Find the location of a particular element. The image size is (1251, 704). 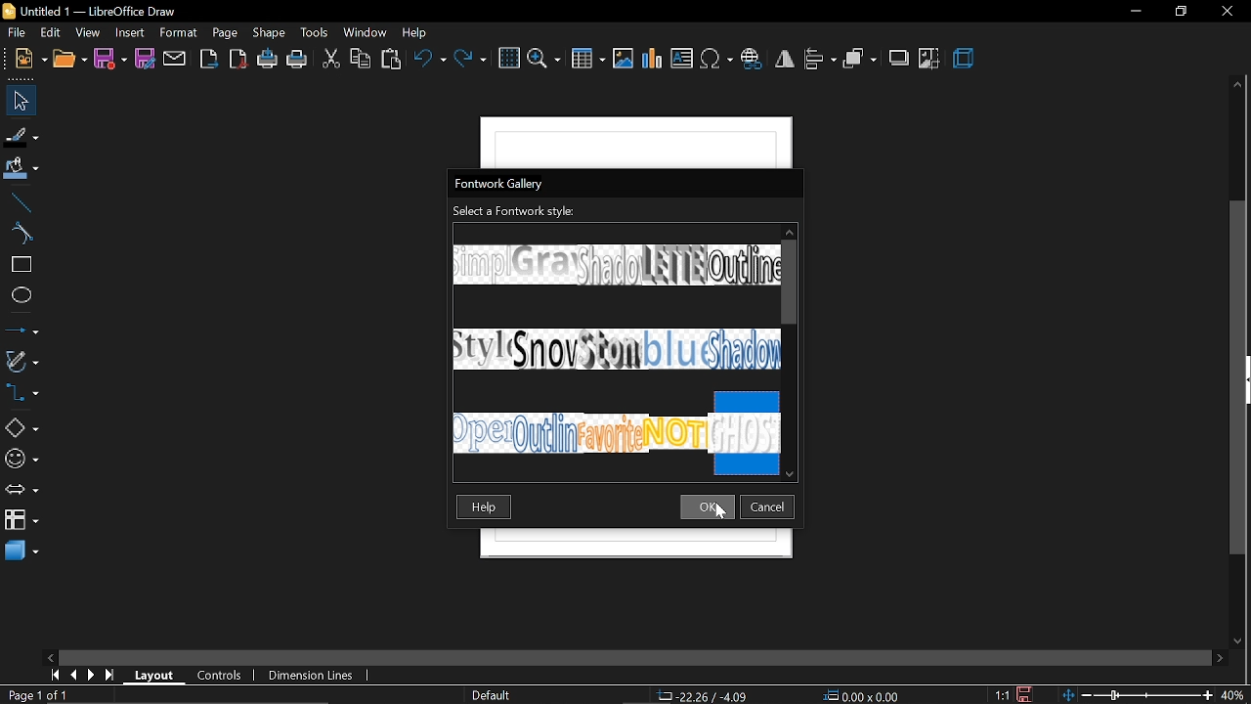

cut  is located at coordinates (330, 60).